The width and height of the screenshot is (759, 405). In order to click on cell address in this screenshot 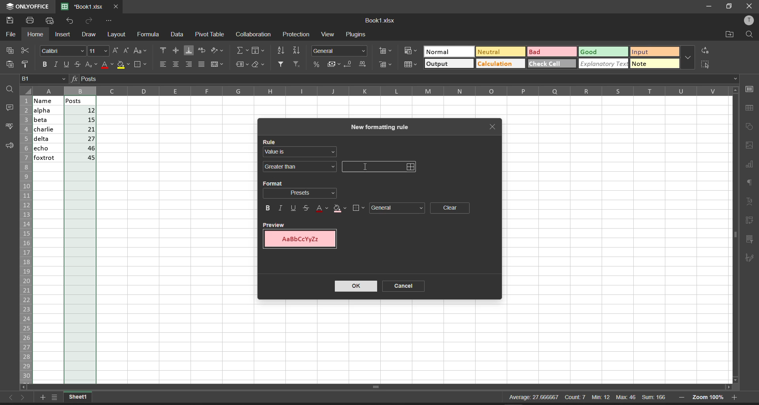, I will do `click(44, 79)`.